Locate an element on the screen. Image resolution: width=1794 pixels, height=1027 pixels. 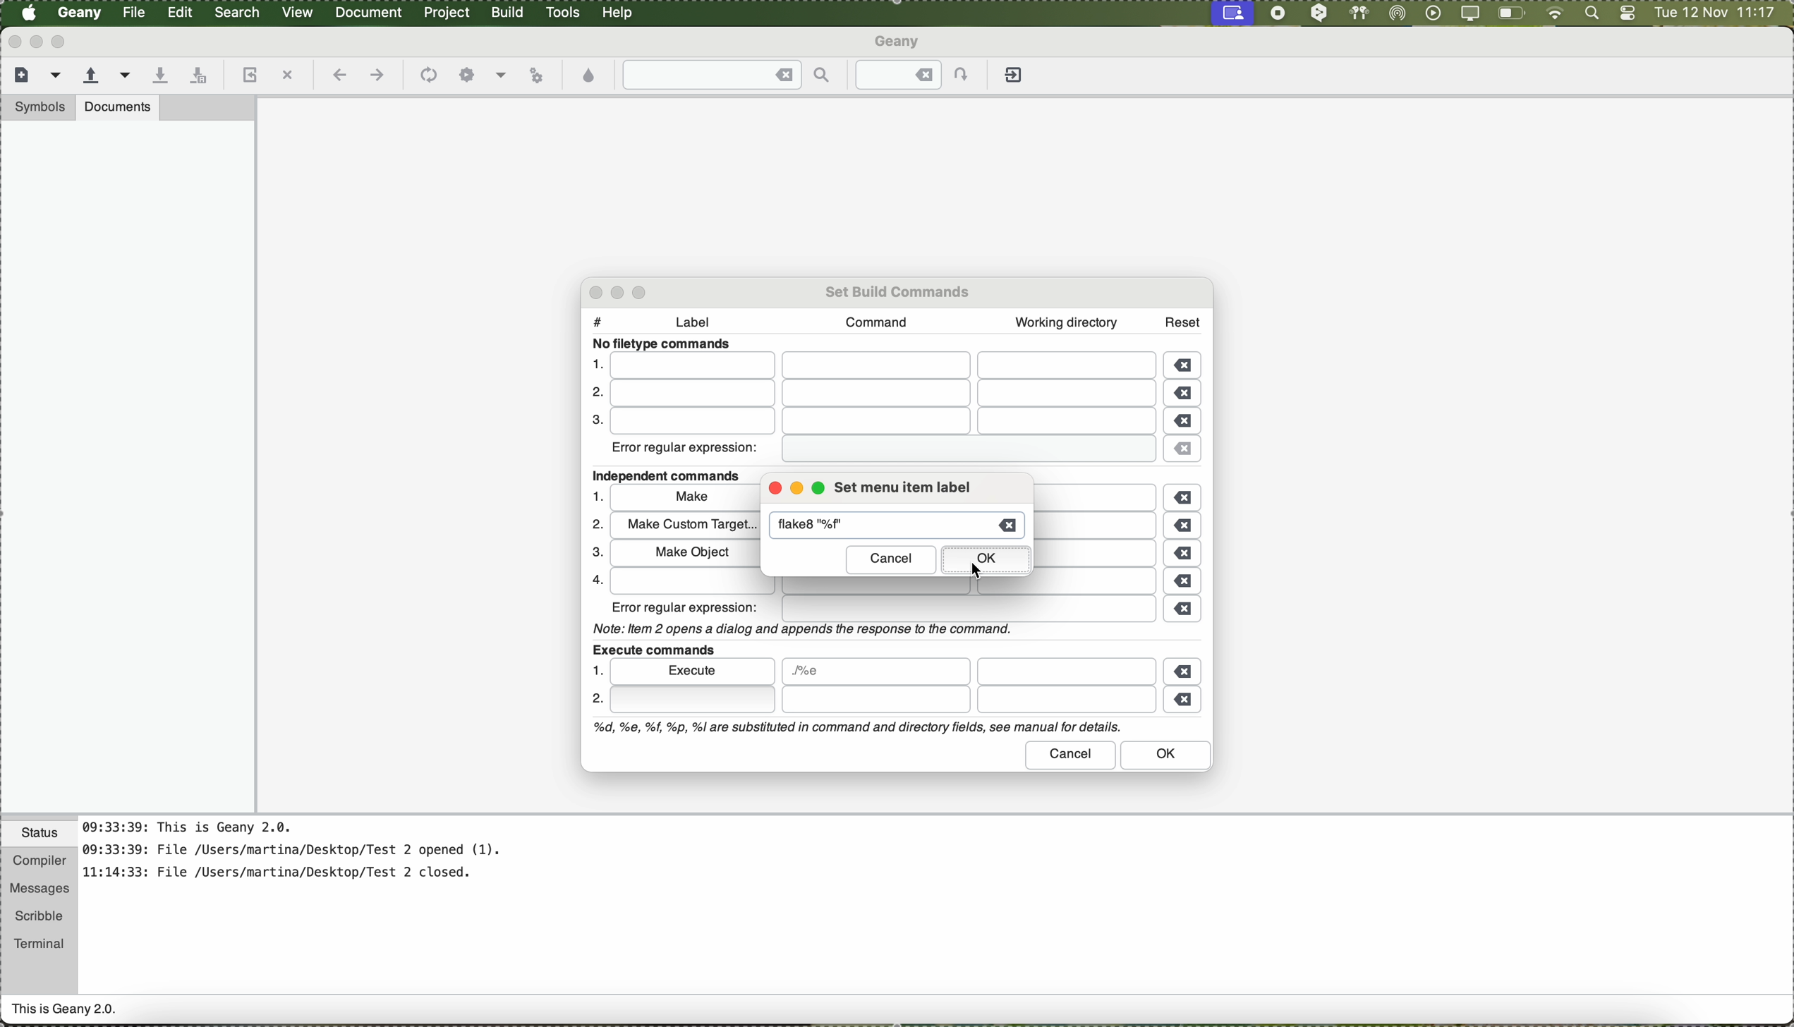
date and hour is located at coordinates (1715, 13).